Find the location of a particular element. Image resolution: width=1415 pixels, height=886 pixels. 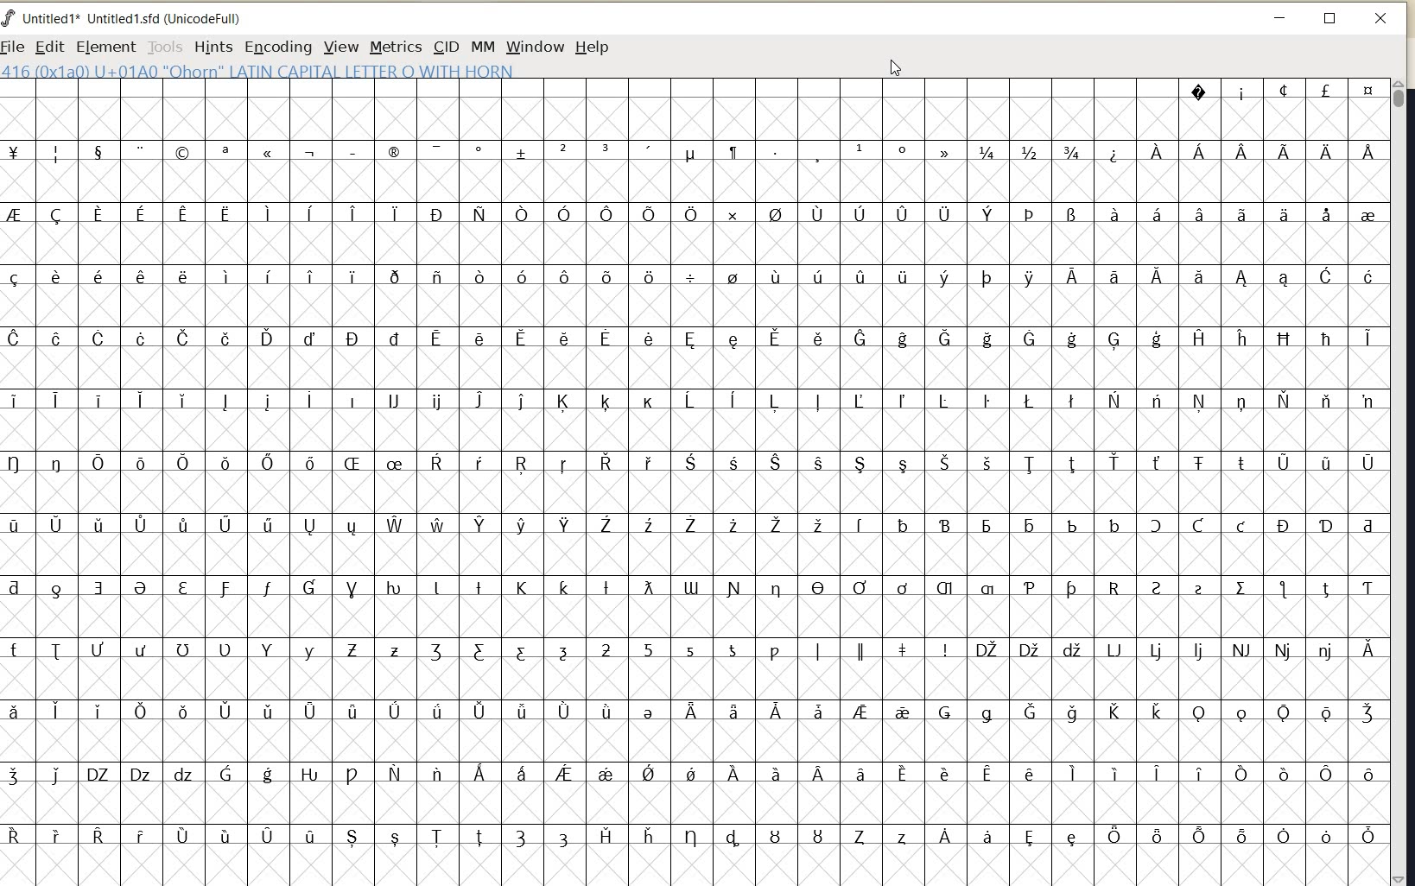

GLYPHY INFO is located at coordinates (259, 72).